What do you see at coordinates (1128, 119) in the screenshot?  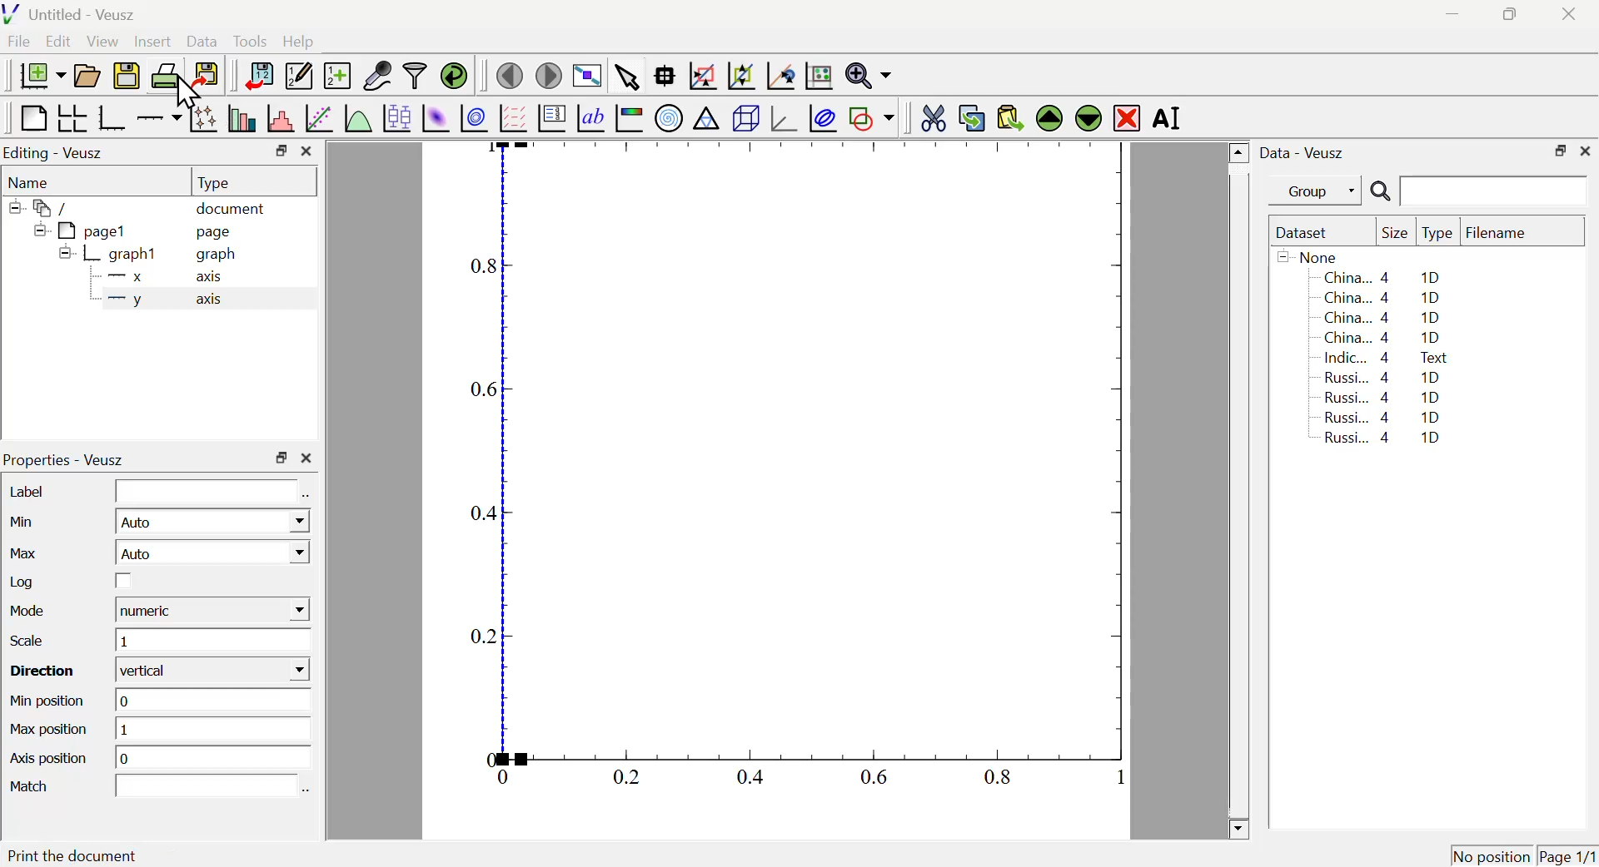 I see `Remove` at bounding box center [1128, 119].